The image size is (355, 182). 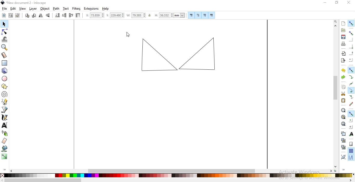 What do you see at coordinates (351, 151) in the screenshot?
I see `snap to grids` at bounding box center [351, 151].